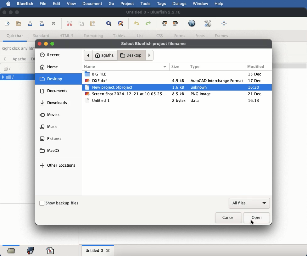 Image resolution: width=307 pixels, height=256 pixels. Describe the element at coordinates (195, 101) in the screenshot. I see `data` at that location.